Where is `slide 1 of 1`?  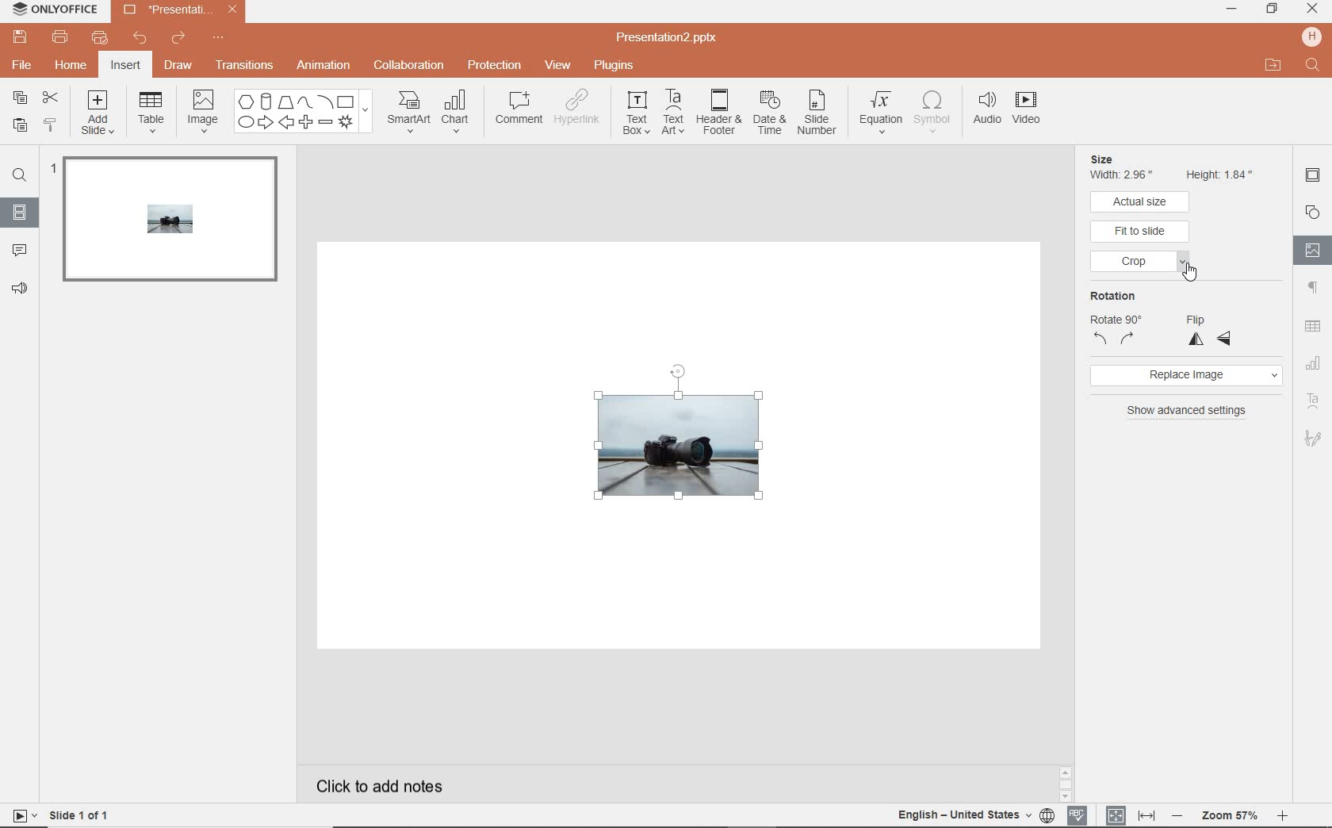
slide 1 of 1 is located at coordinates (59, 817).